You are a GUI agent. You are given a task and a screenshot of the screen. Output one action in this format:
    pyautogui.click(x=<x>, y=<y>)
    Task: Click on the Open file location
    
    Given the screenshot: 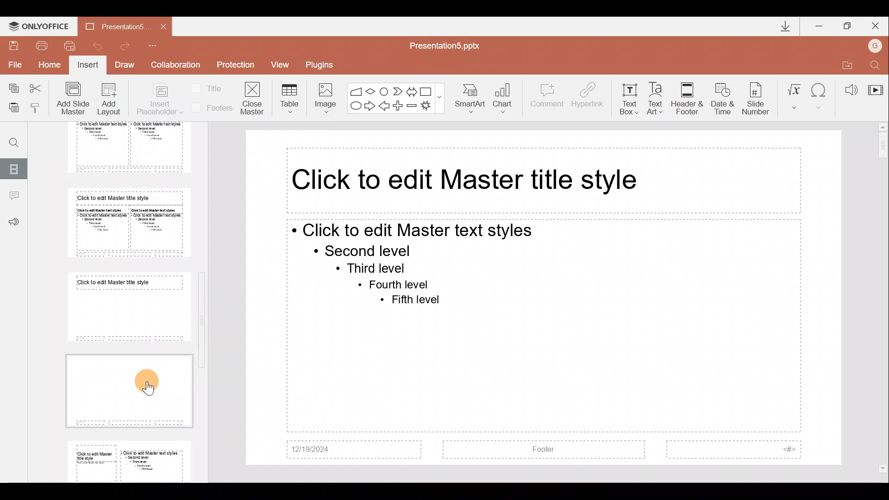 What is the action you would take?
    pyautogui.click(x=845, y=63)
    